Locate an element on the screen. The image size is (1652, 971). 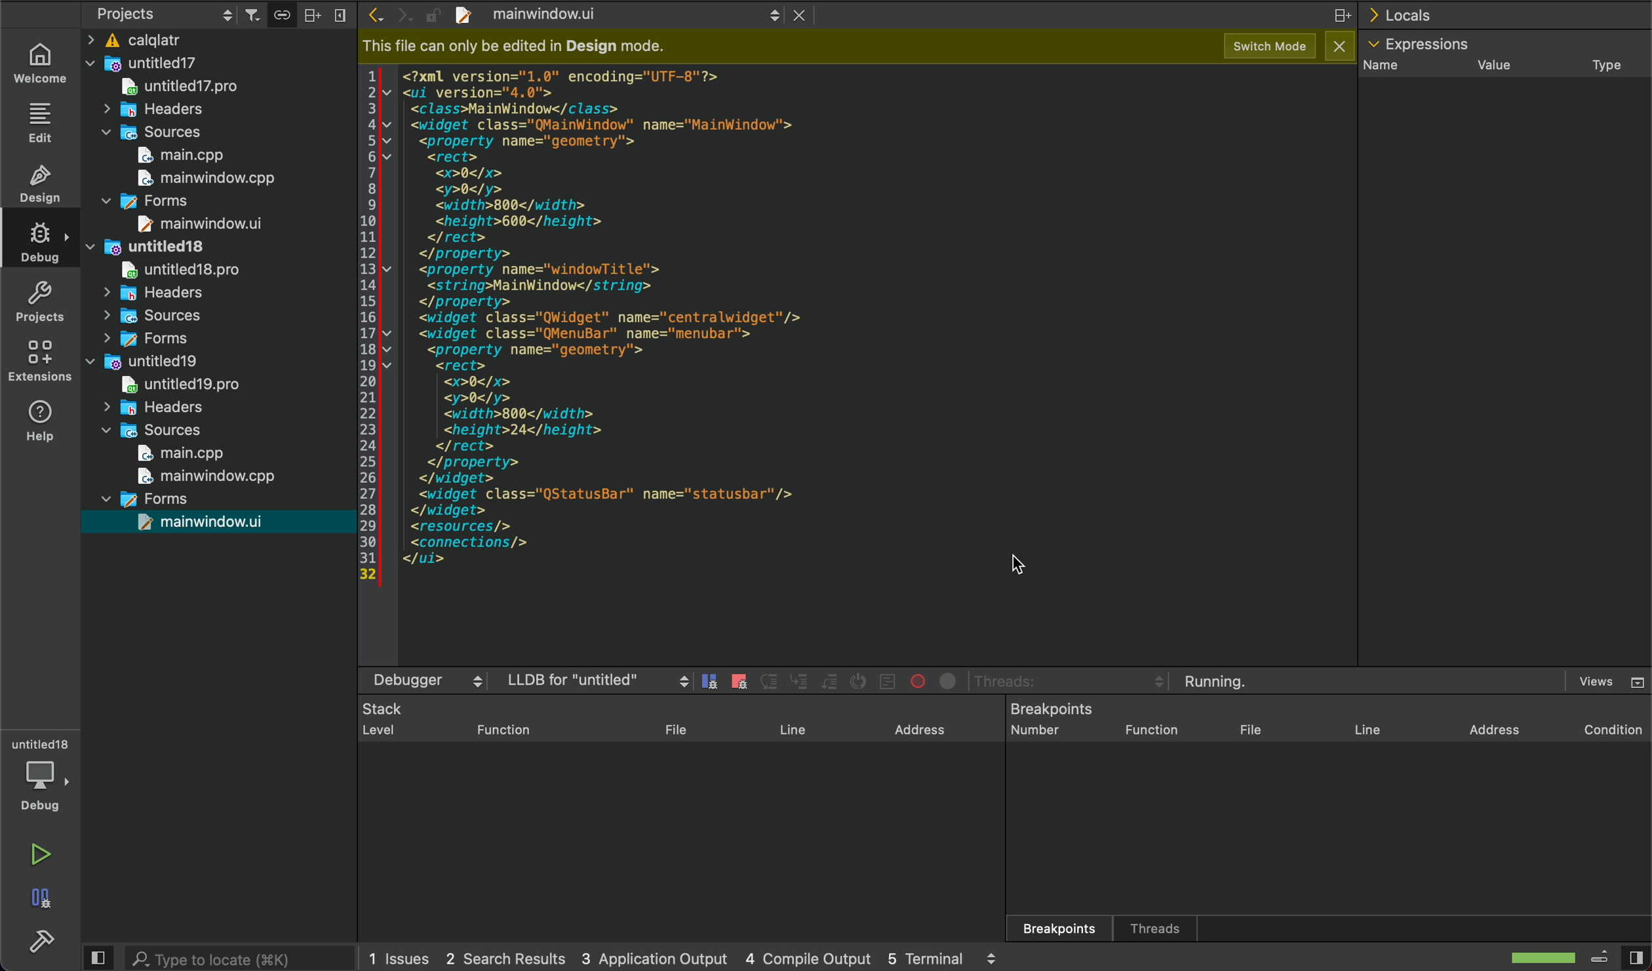
Function is located at coordinates (498, 726).